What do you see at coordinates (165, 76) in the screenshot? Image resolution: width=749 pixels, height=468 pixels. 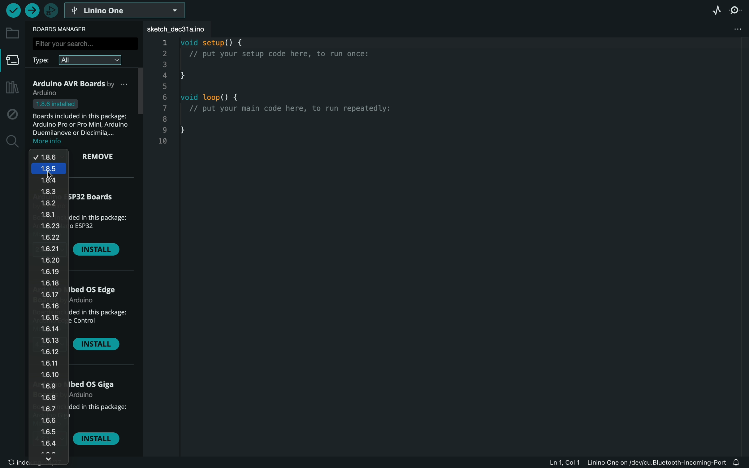 I see `4` at bounding box center [165, 76].